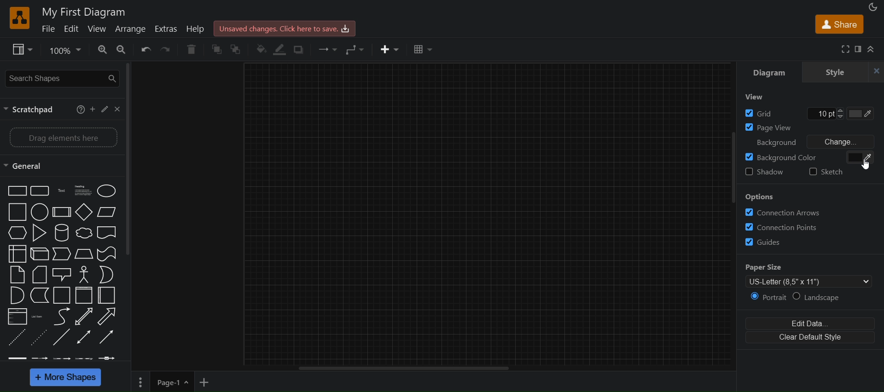  I want to click on delete, so click(191, 50).